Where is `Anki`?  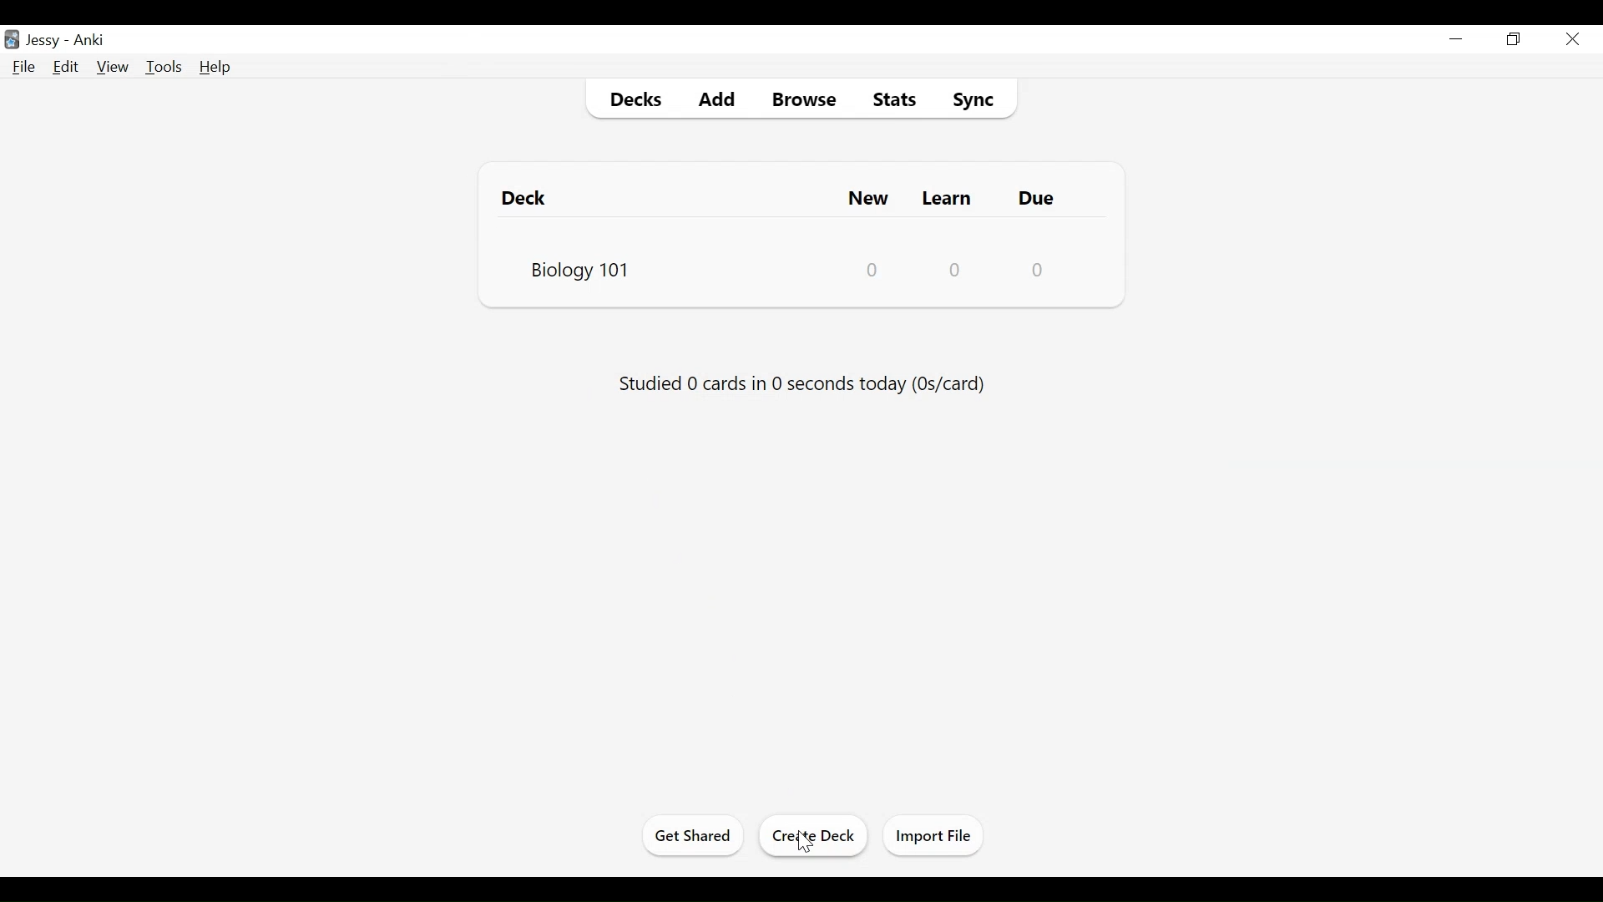
Anki is located at coordinates (94, 40).